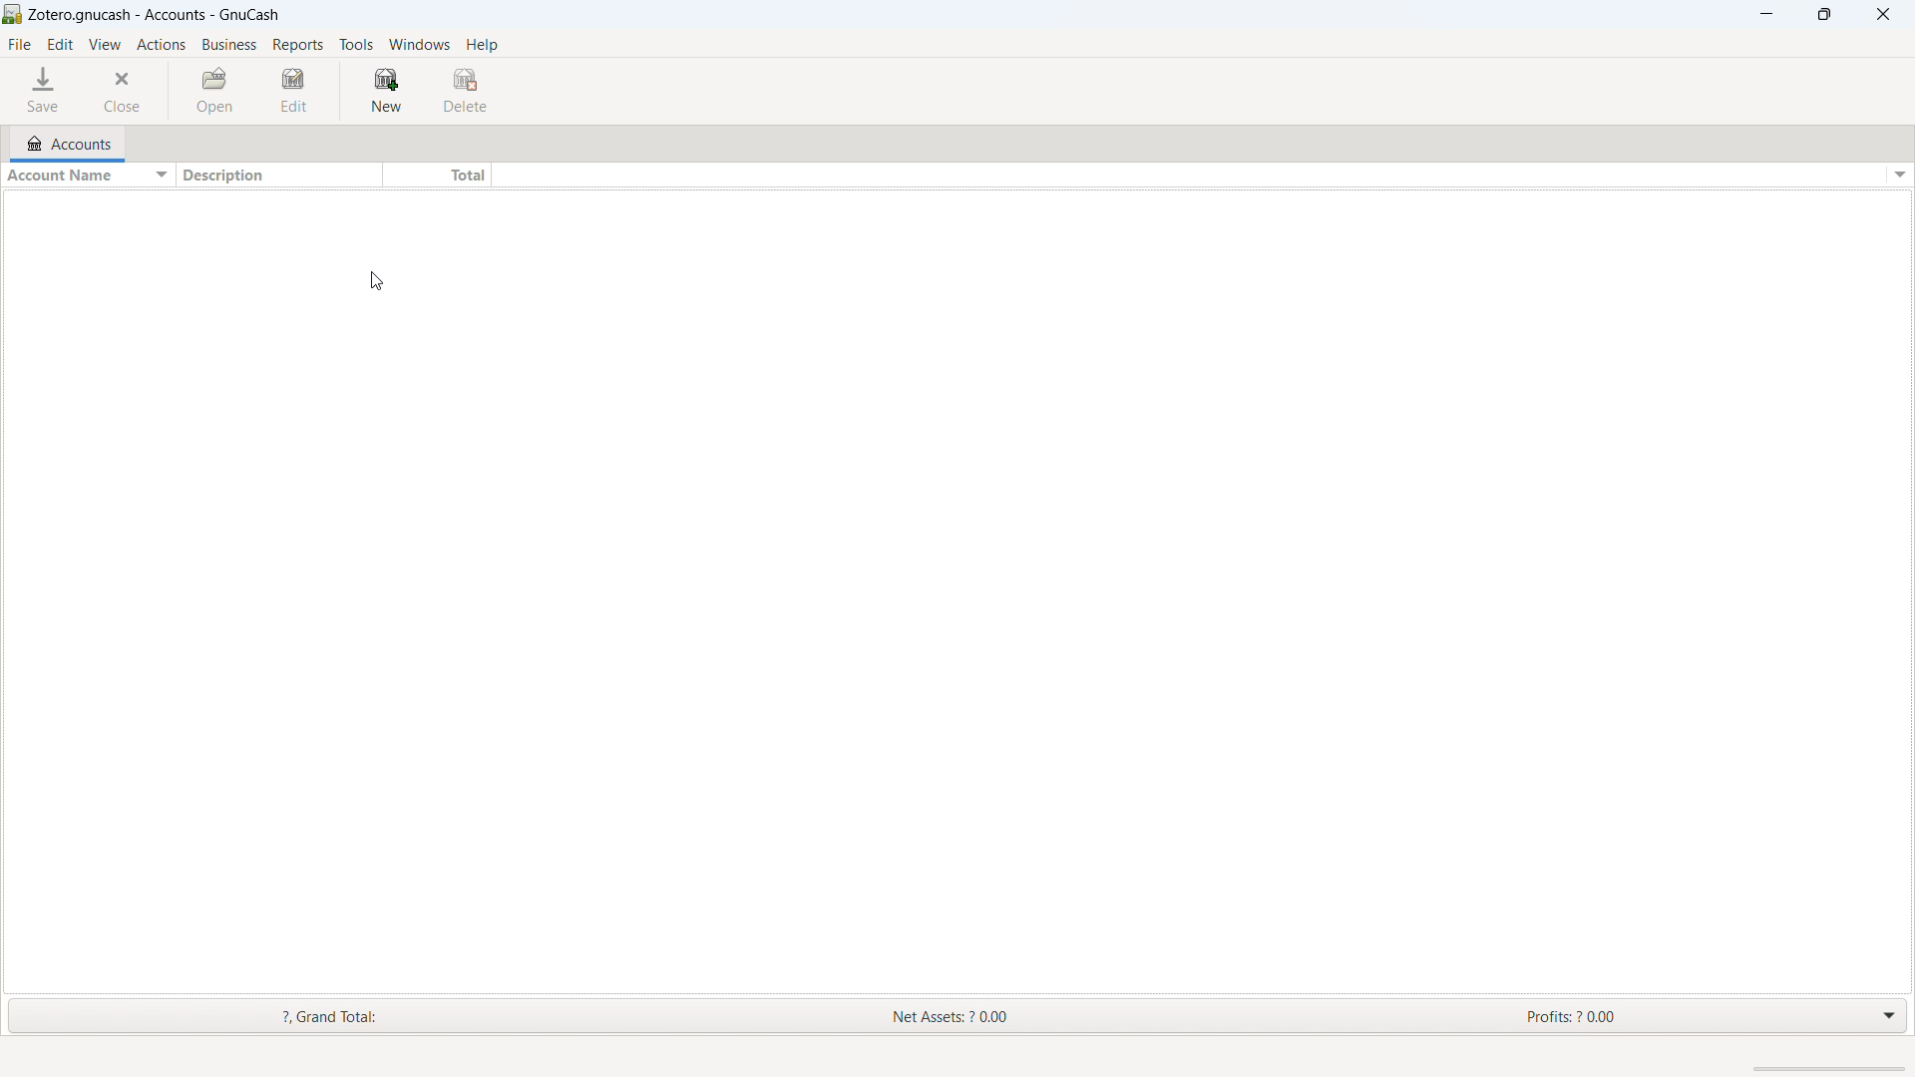 The image size is (1915, 1077). Describe the element at coordinates (161, 46) in the screenshot. I see `actions` at that location.